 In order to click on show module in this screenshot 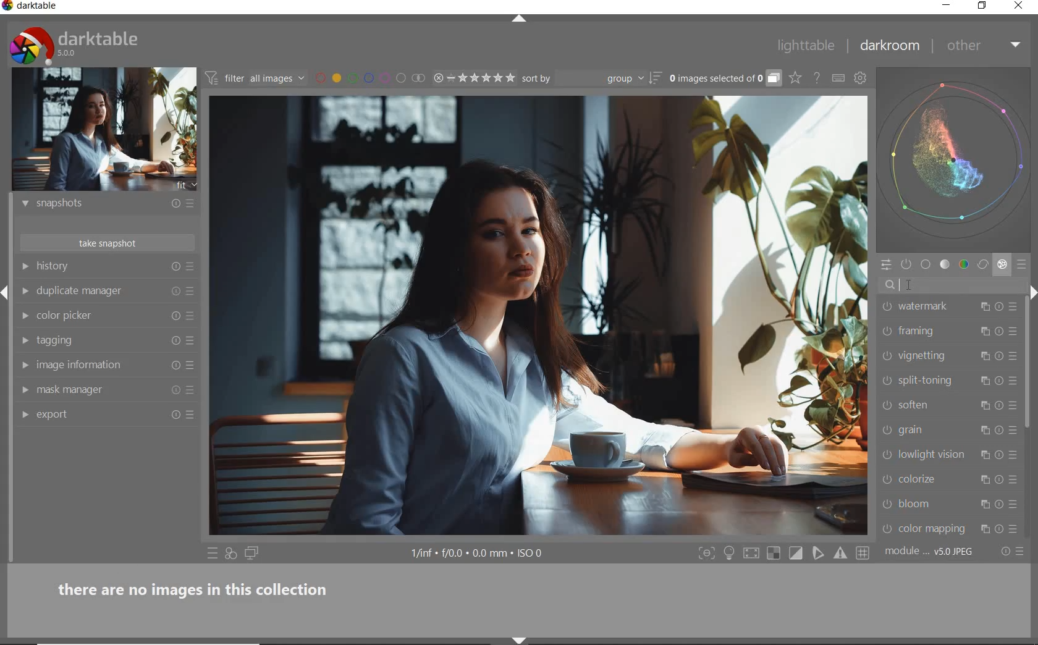, I will do `click(27, 316)`.